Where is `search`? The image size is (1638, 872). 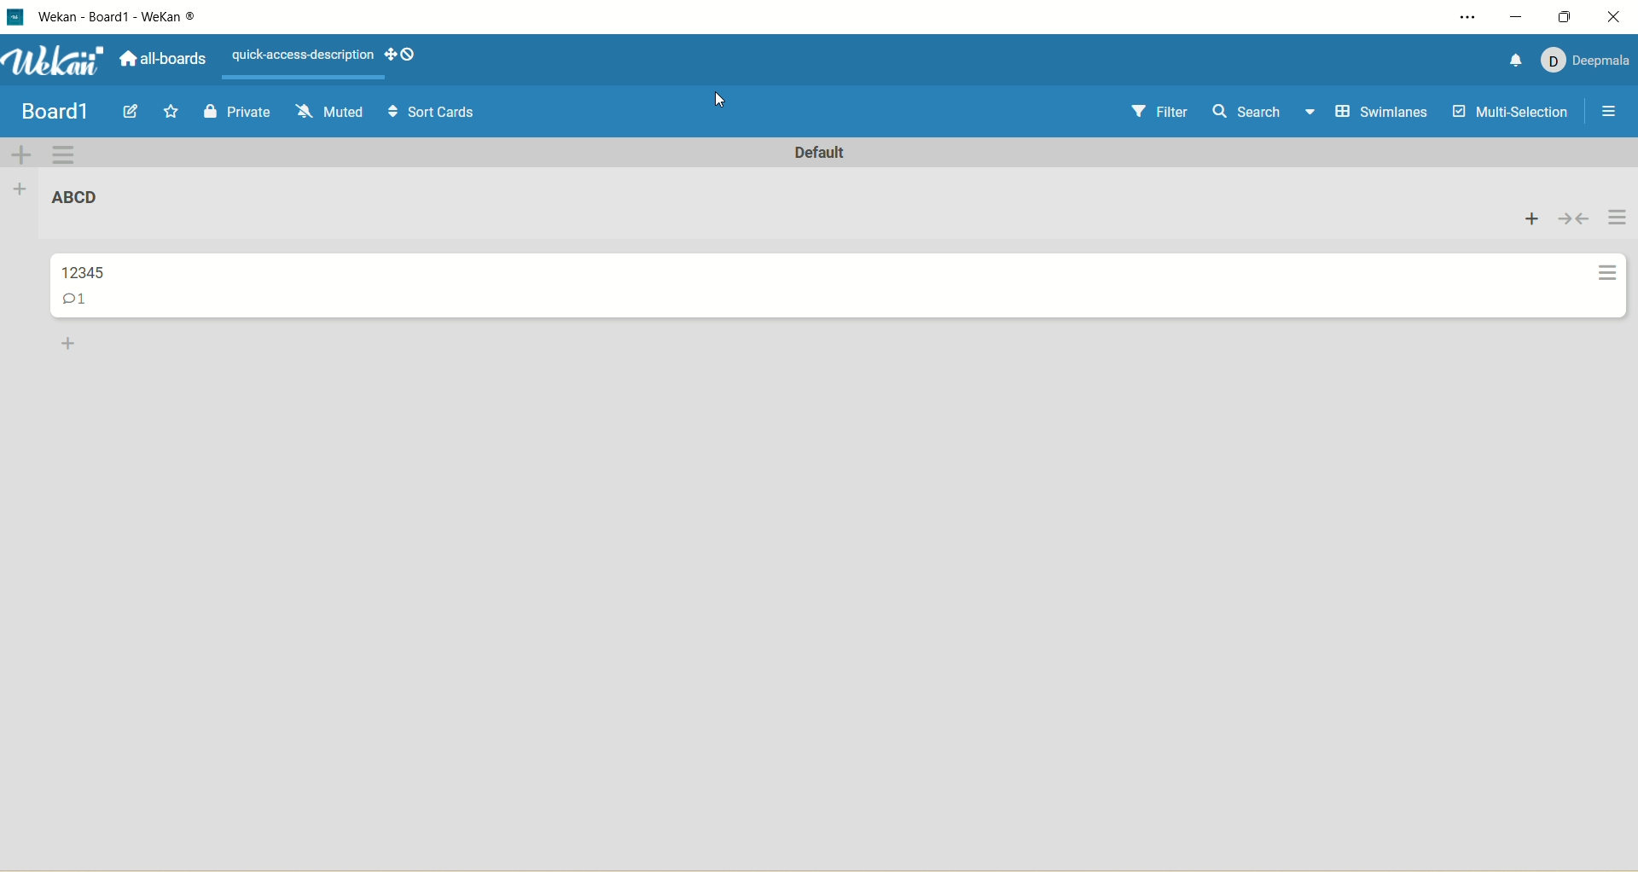
search is located at coordinates (1263, 113).